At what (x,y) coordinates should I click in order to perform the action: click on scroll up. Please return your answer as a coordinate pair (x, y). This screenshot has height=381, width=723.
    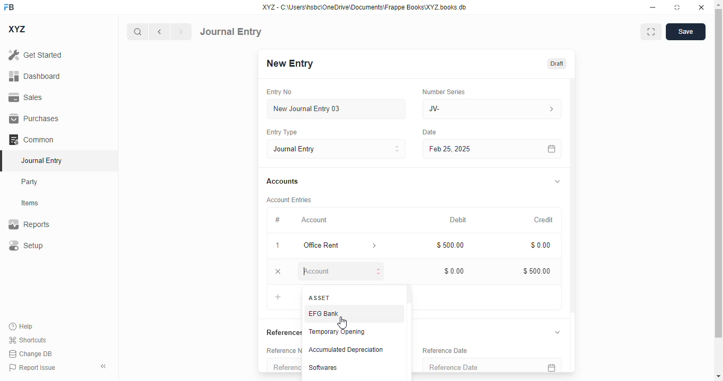
    Looking at the image, I should click on (718, 5).